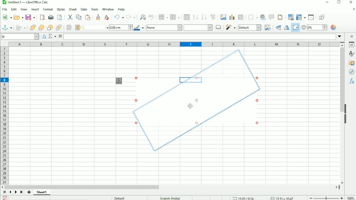  What do you see at coordinates (163, 17) in the screenshot?
I see `Row` at bounding box center [163, 17].